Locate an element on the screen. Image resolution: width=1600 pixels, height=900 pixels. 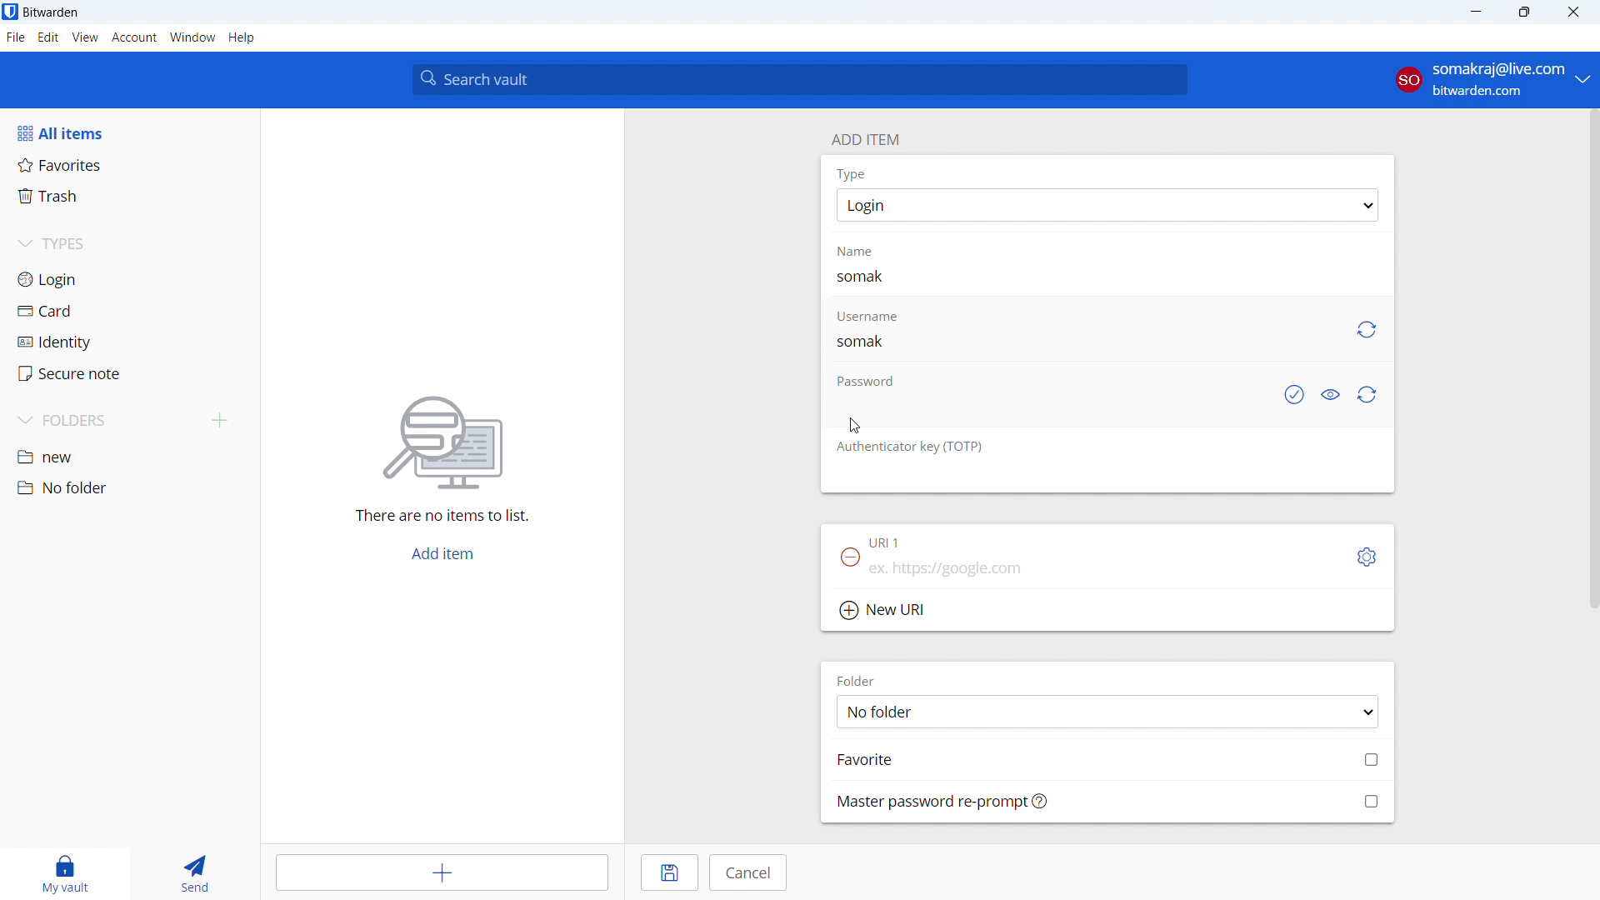
window is located at coordinates (192, 37).